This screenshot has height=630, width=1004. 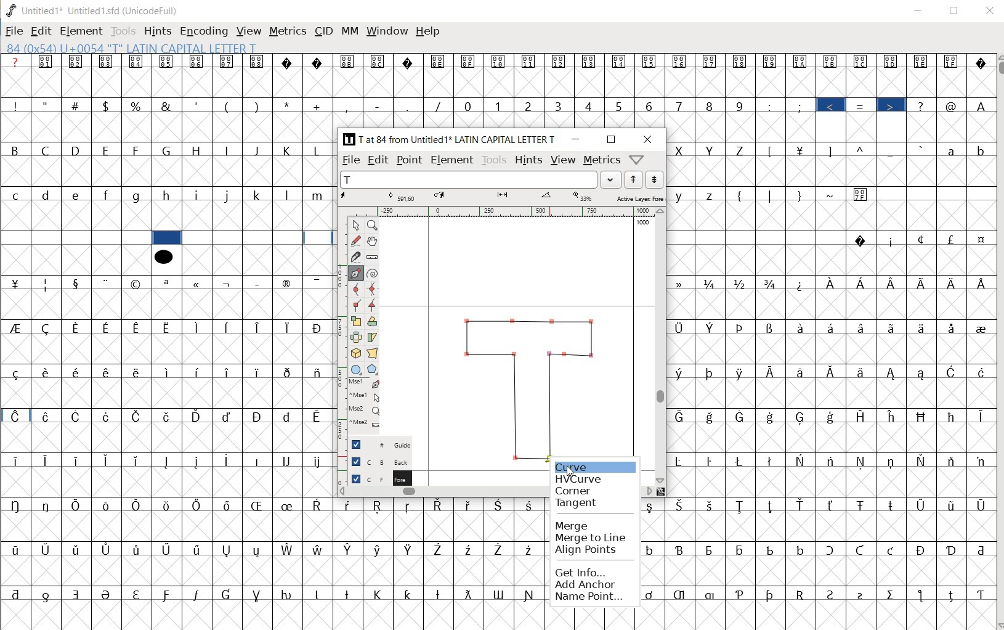 What do you see at coordinates (865, 416) in the screenshot?
I see `Symbol` at bounding box center [865, 416].